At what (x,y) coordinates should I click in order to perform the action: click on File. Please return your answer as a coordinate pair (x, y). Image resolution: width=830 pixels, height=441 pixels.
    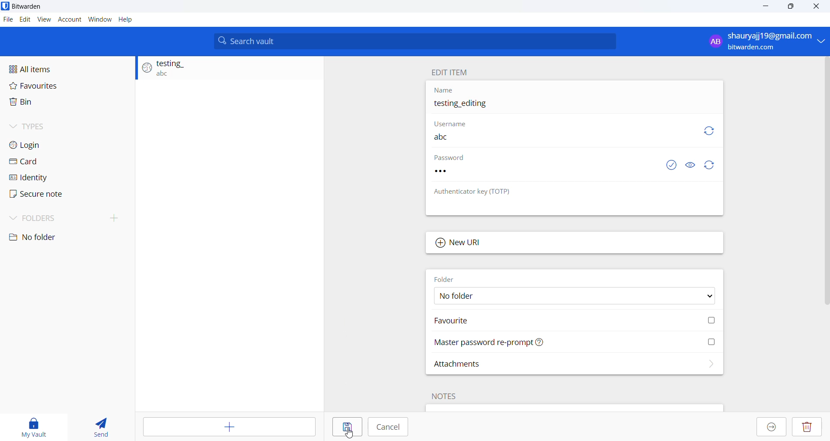
    Looking at the image, I should click on (8, 20).